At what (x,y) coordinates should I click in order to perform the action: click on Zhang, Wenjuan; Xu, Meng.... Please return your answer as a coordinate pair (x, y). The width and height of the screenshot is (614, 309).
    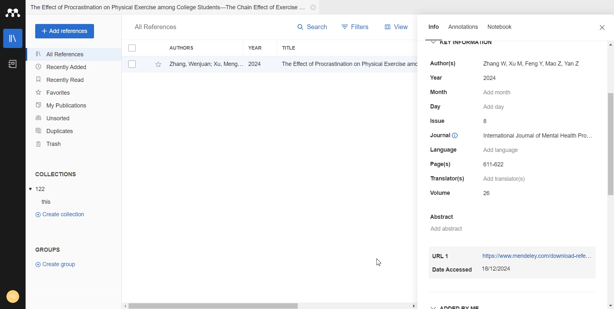
    Looking at the image, I should click on (204, 63).